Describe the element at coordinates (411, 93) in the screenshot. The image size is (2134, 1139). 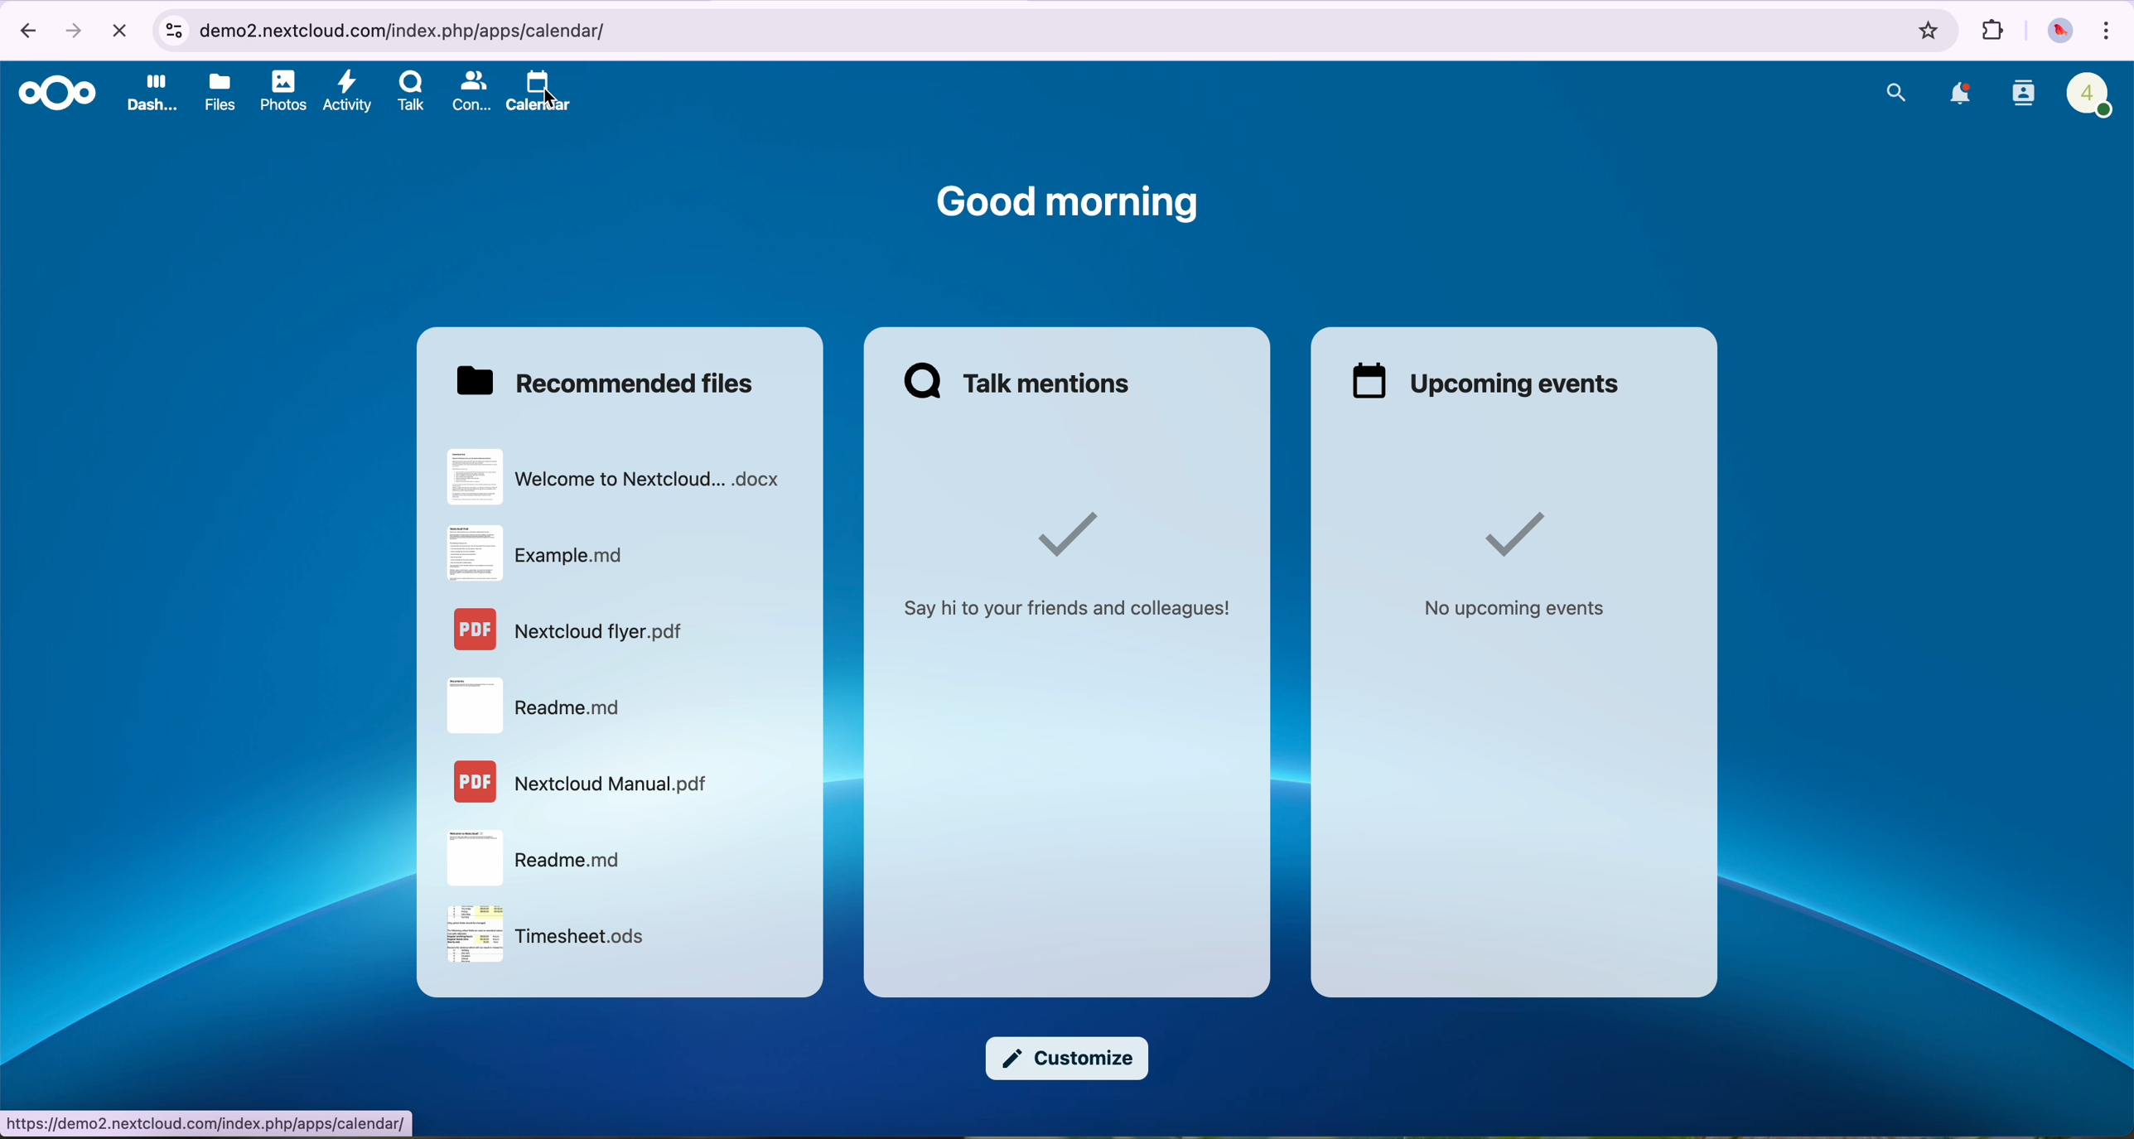
I see `Talk` at that location.